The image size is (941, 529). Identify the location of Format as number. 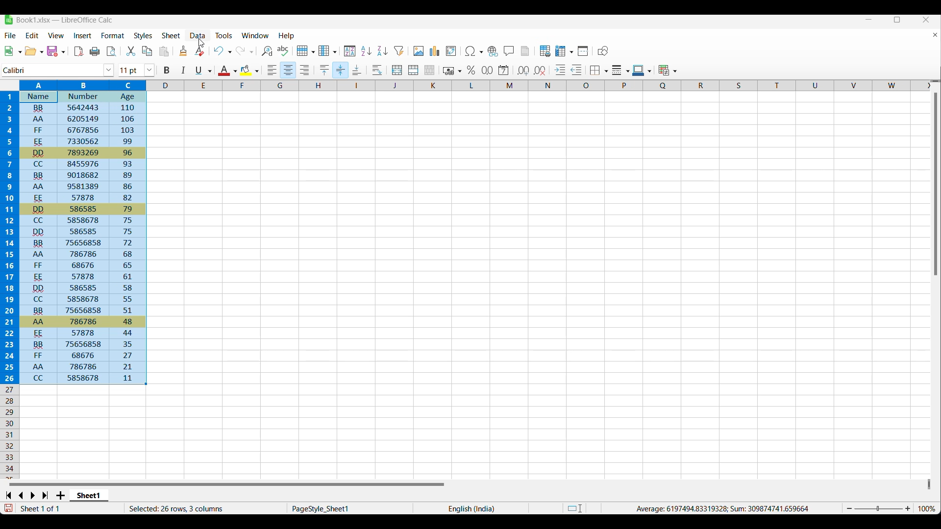
(488, 70).